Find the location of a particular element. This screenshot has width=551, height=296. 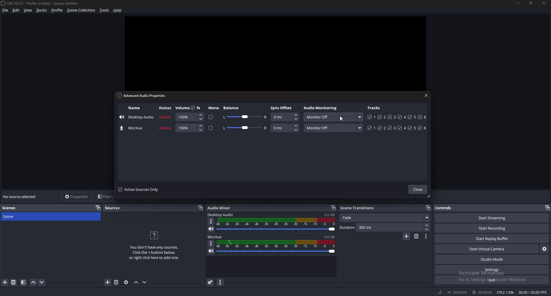

mono is located at coordinates (211, 128).